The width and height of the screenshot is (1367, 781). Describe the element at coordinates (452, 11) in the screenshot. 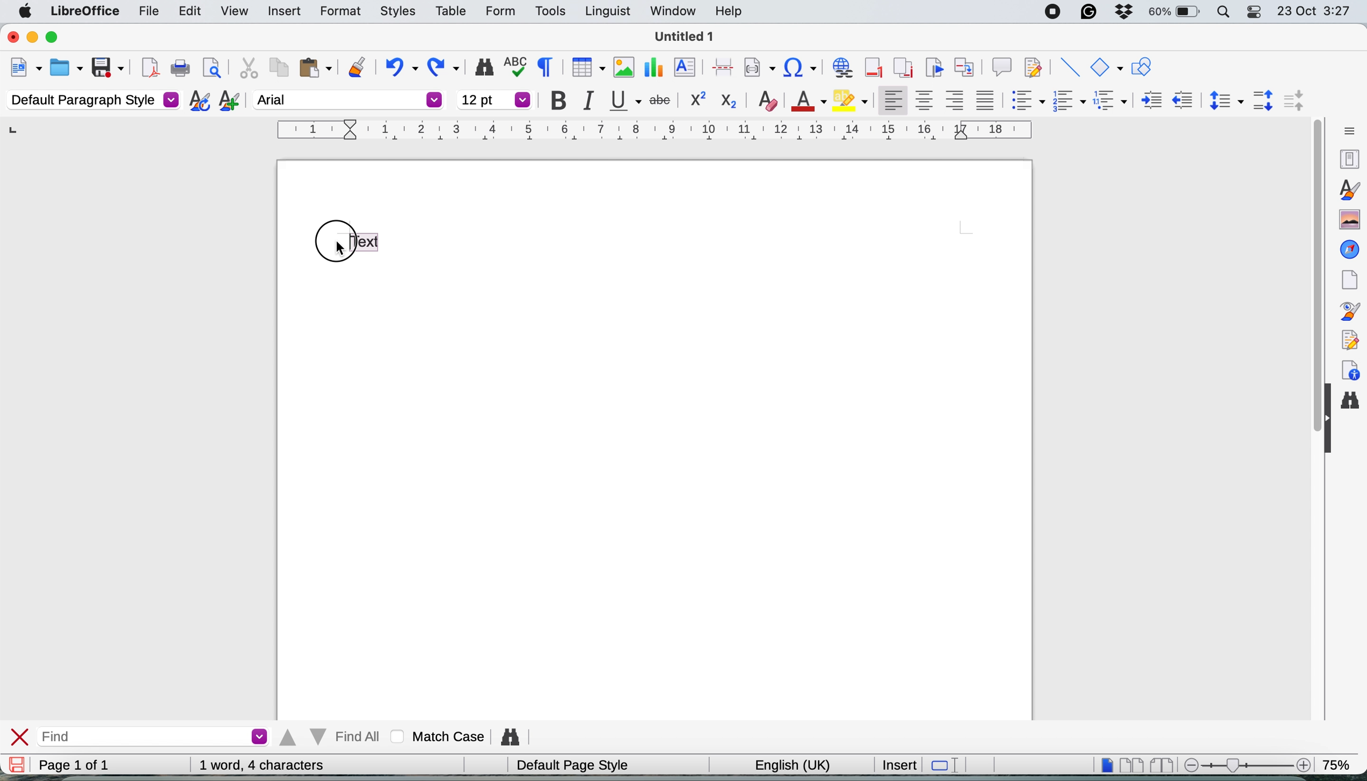

I see `table` at that location.